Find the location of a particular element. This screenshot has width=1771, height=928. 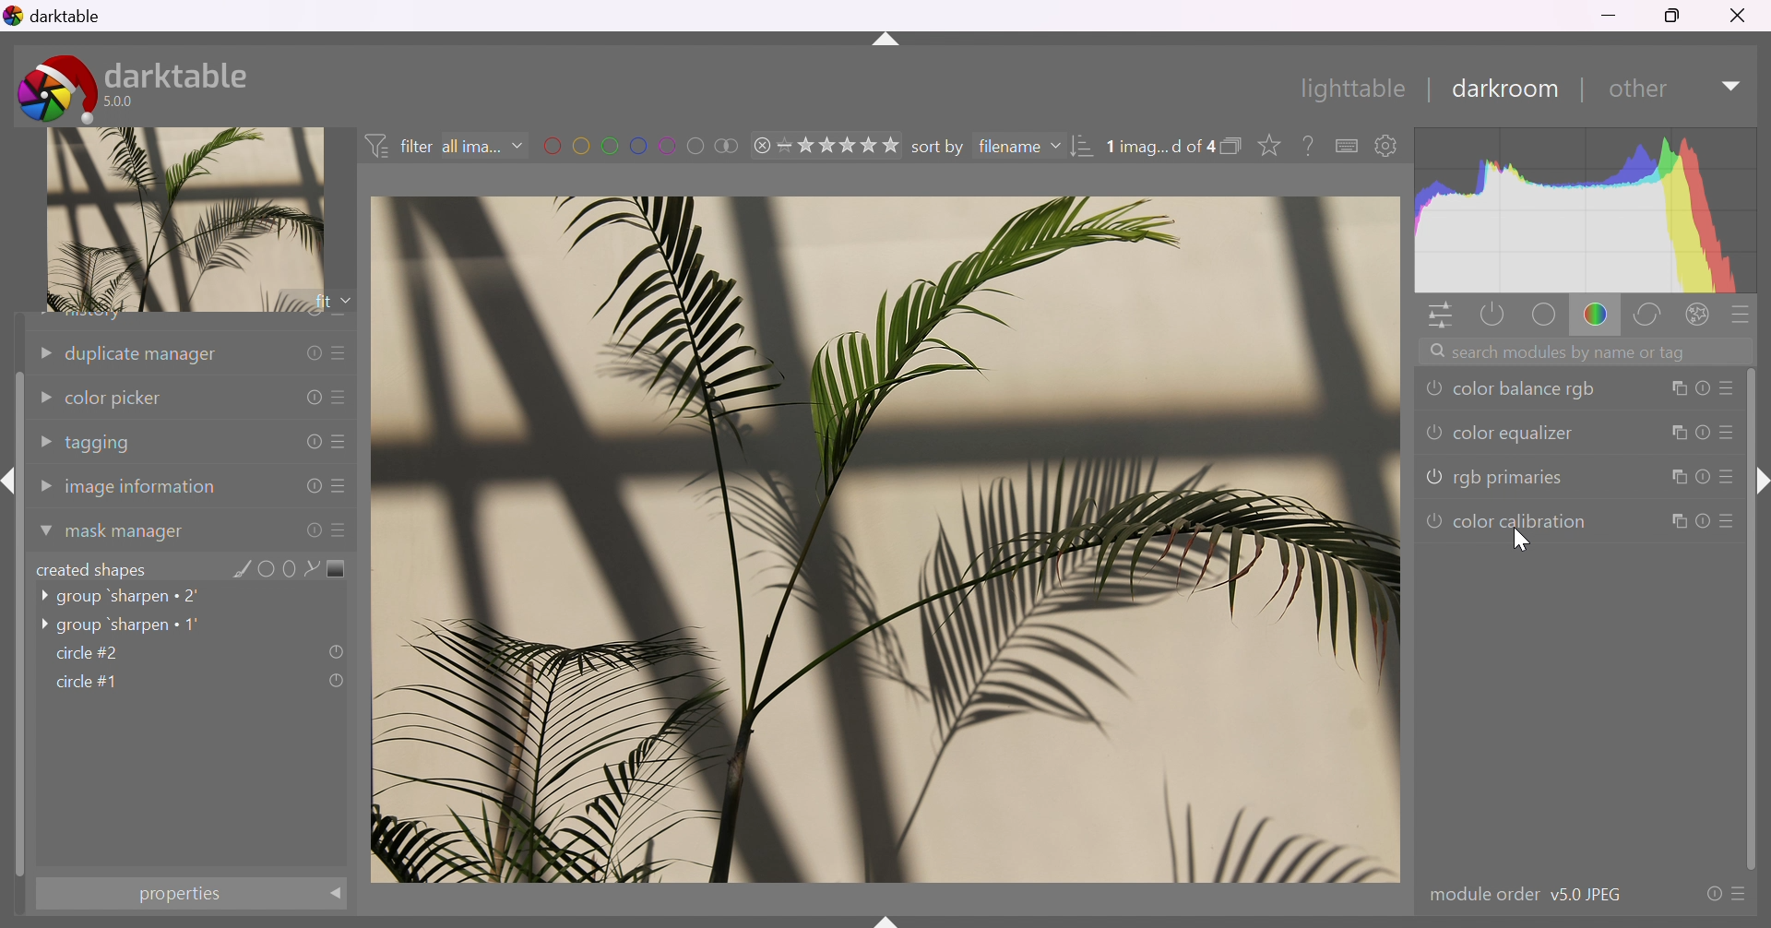

presets is located at coordinates (1741, 316).